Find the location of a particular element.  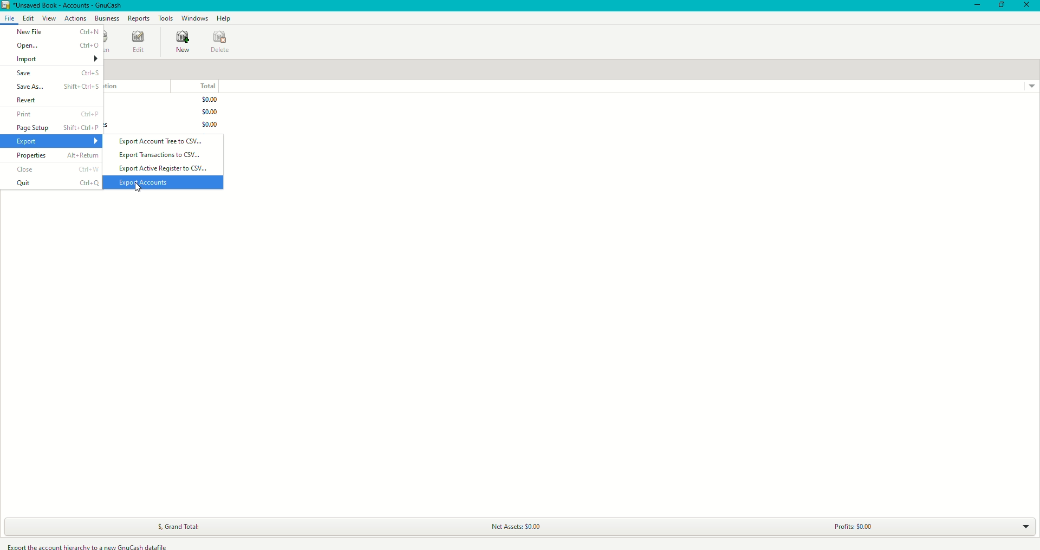

Close is located at coordinates (1028, 5).